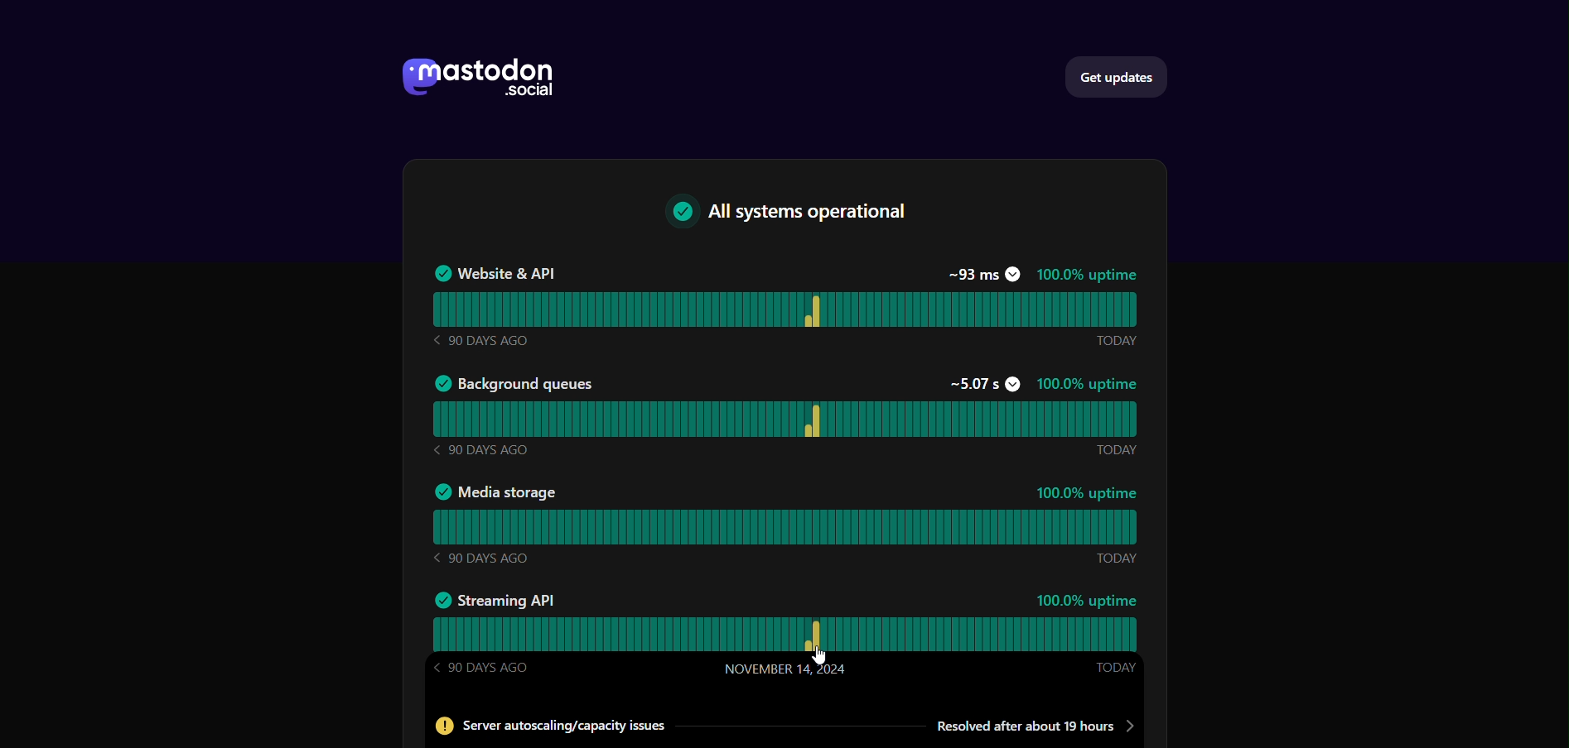 The width and height of the screenshot is (1569, 748). Describe the element at coordinates (1114, 450) in the screenshot. I see `Today` at that location.